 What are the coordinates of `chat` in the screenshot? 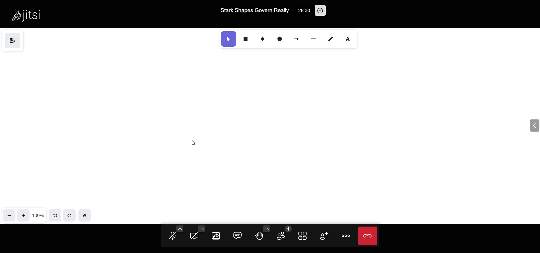 It's located at (236, 236).